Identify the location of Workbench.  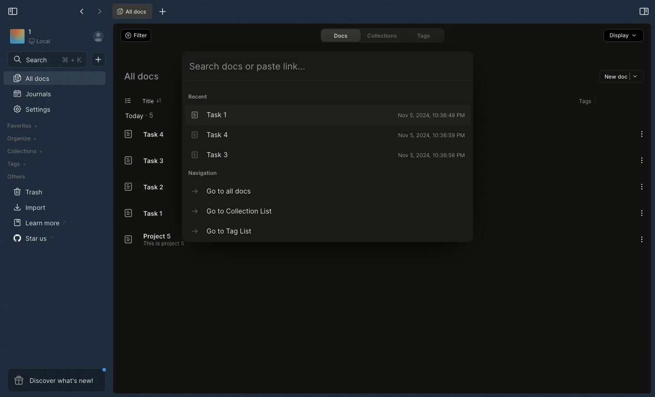
(36, 38).